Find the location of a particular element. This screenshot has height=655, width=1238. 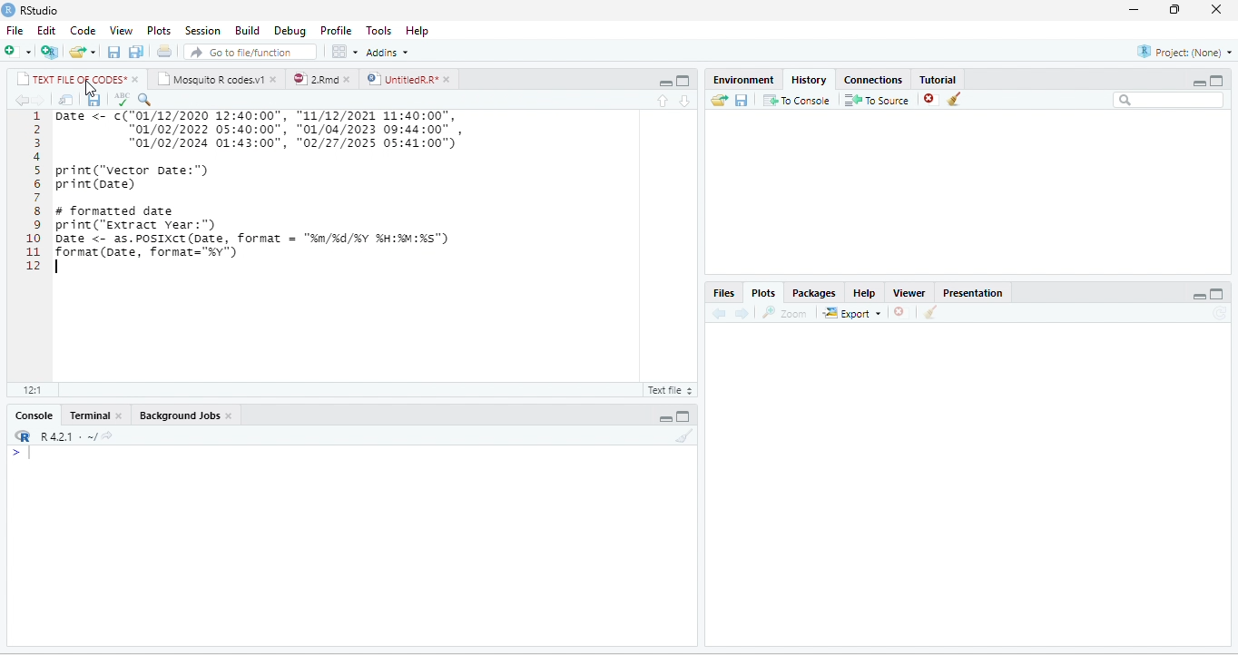

Background Jobs is located at coordinates (178, 415).